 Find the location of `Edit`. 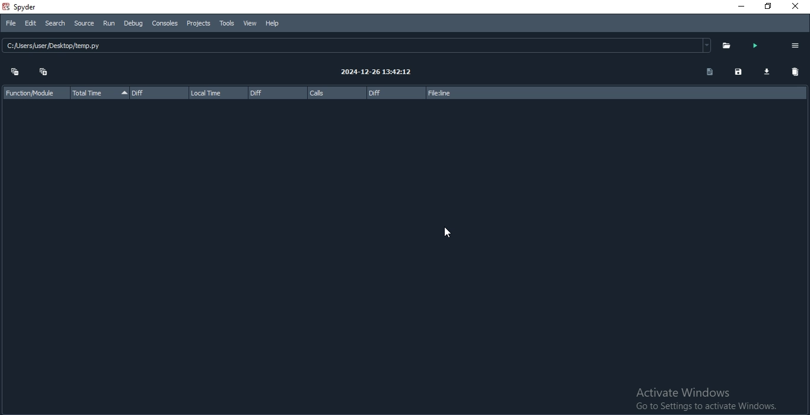

Edit is located at coordinates (31, 24).